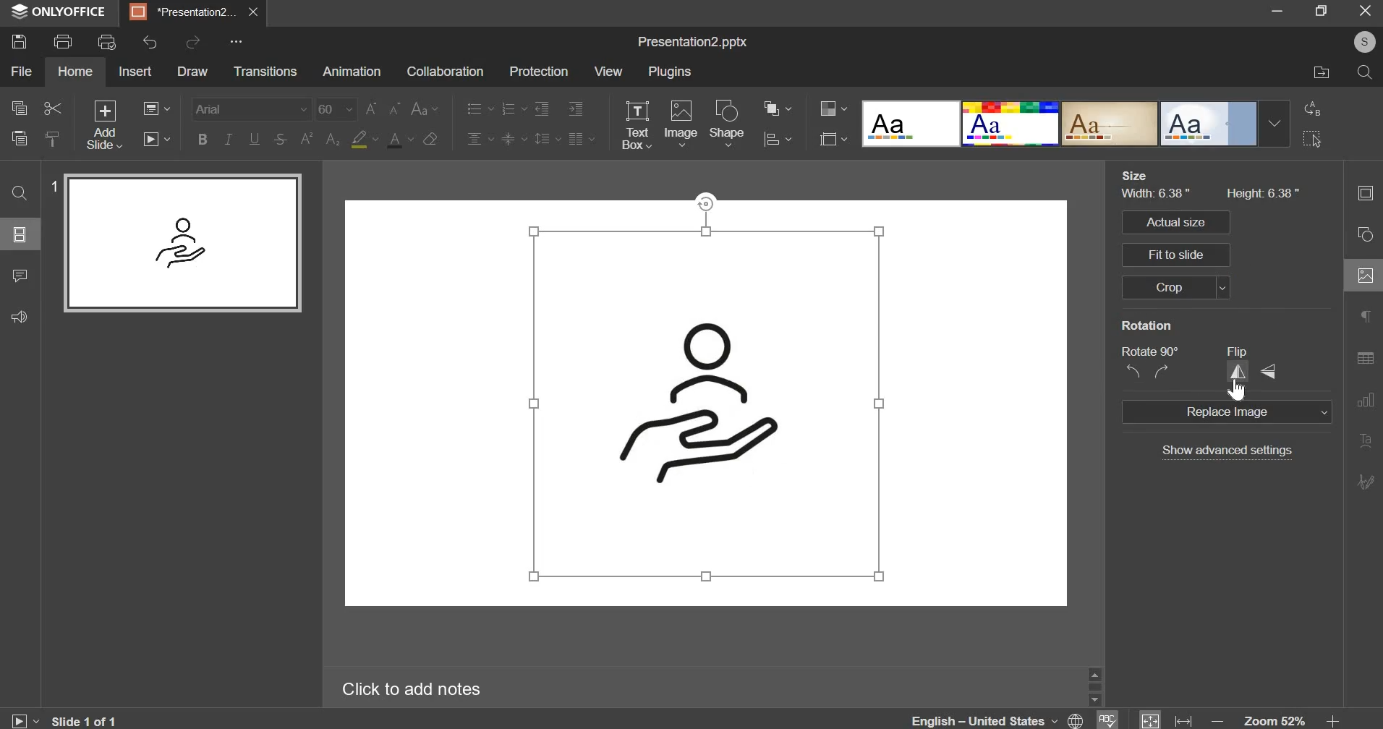 The height and width of the screenshot is (729, 1383). What do you see at coordinates (156, 108) in the screenshot?
I see `change slide layout` at bounding box center [156, 108].